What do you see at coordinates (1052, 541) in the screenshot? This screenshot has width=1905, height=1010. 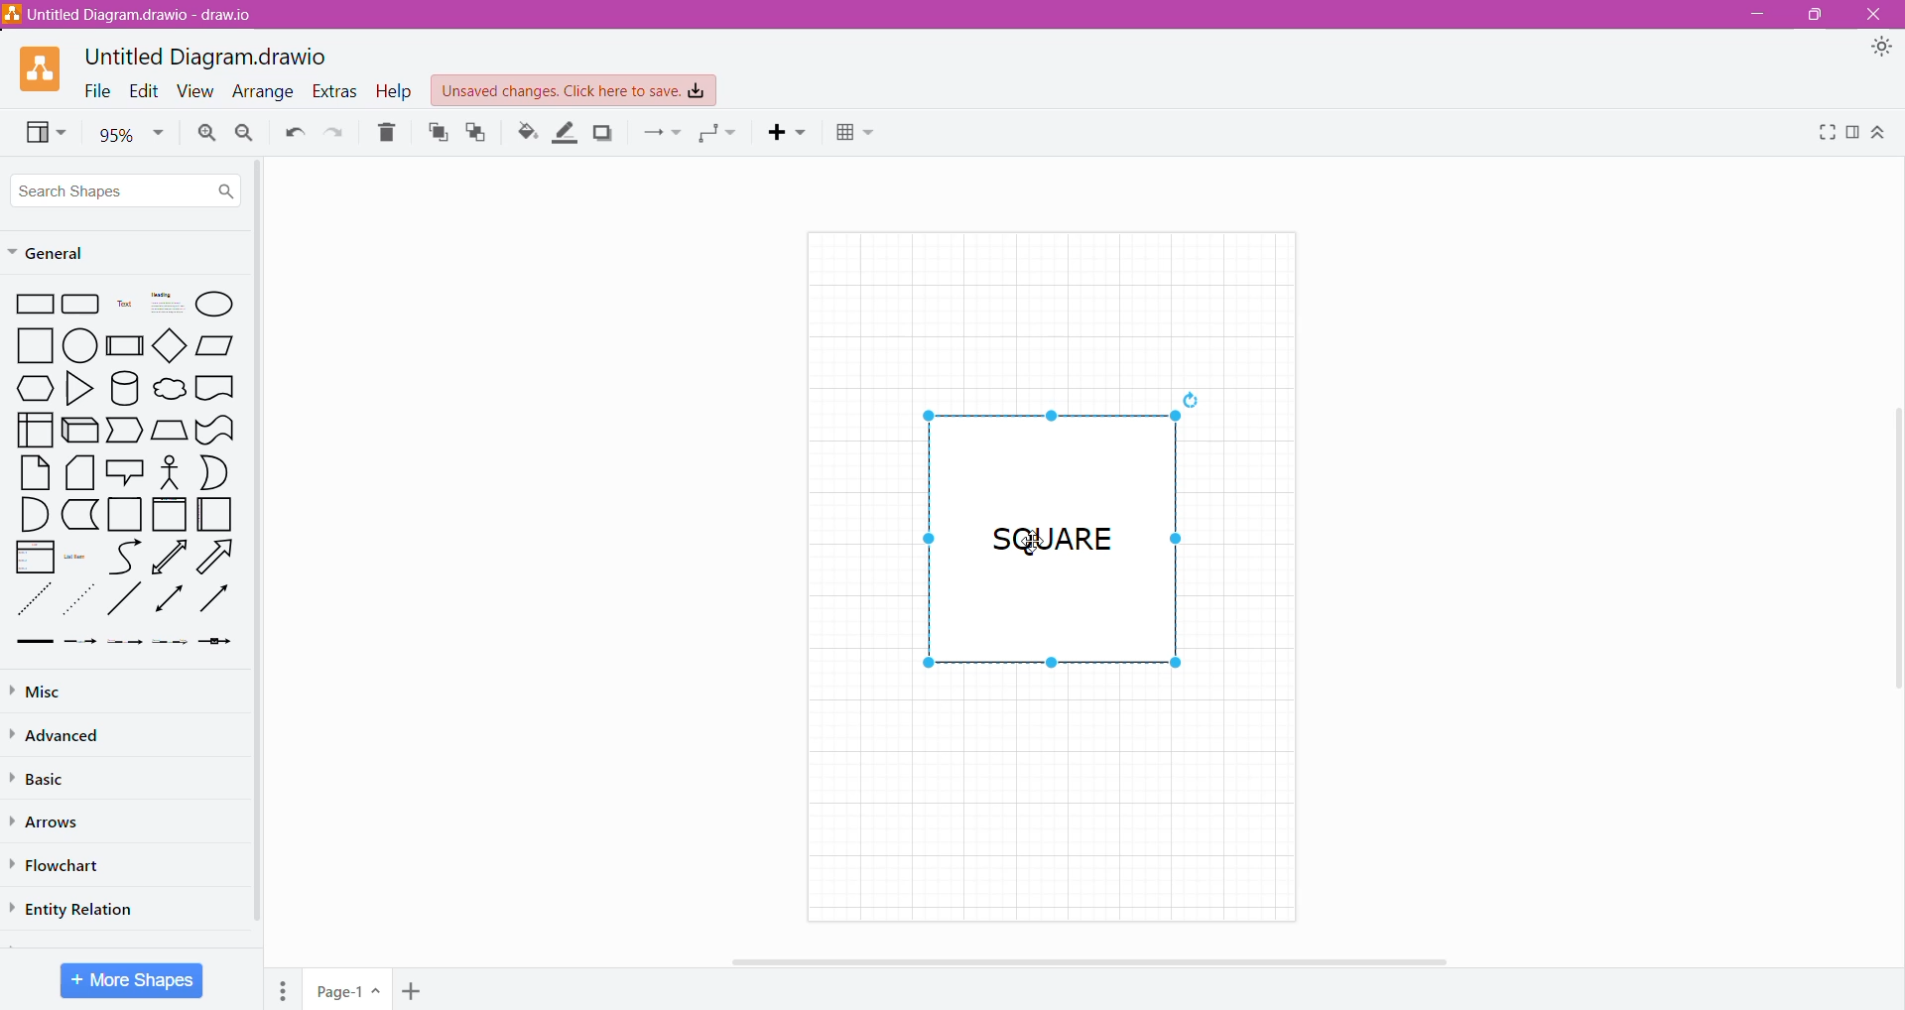 I see `Shape` at bounding box center [1052, 541].